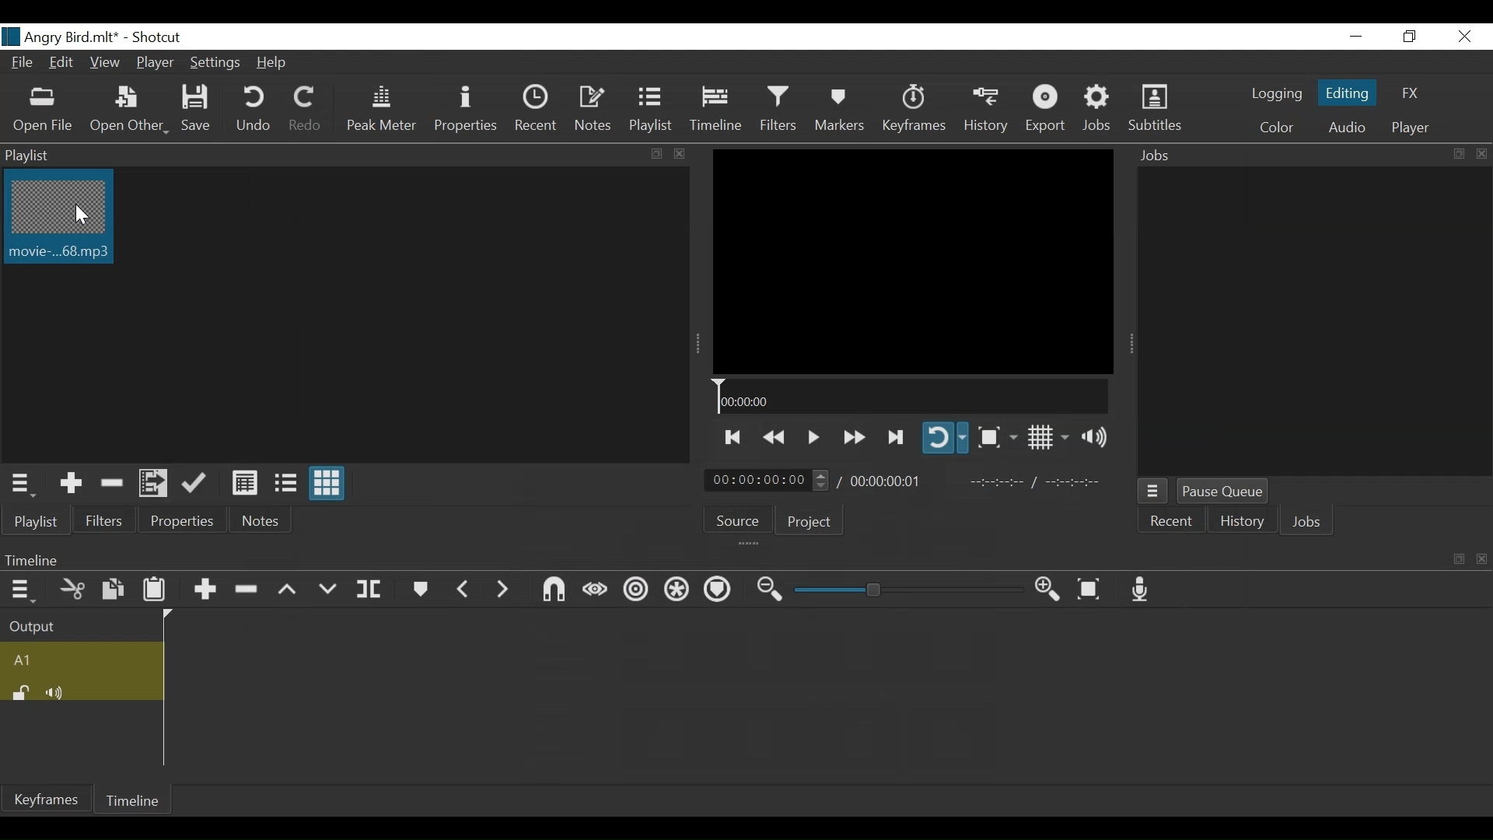  Describe the element at coordinates (677, 153) in the screenshot. I see `close` at that location.